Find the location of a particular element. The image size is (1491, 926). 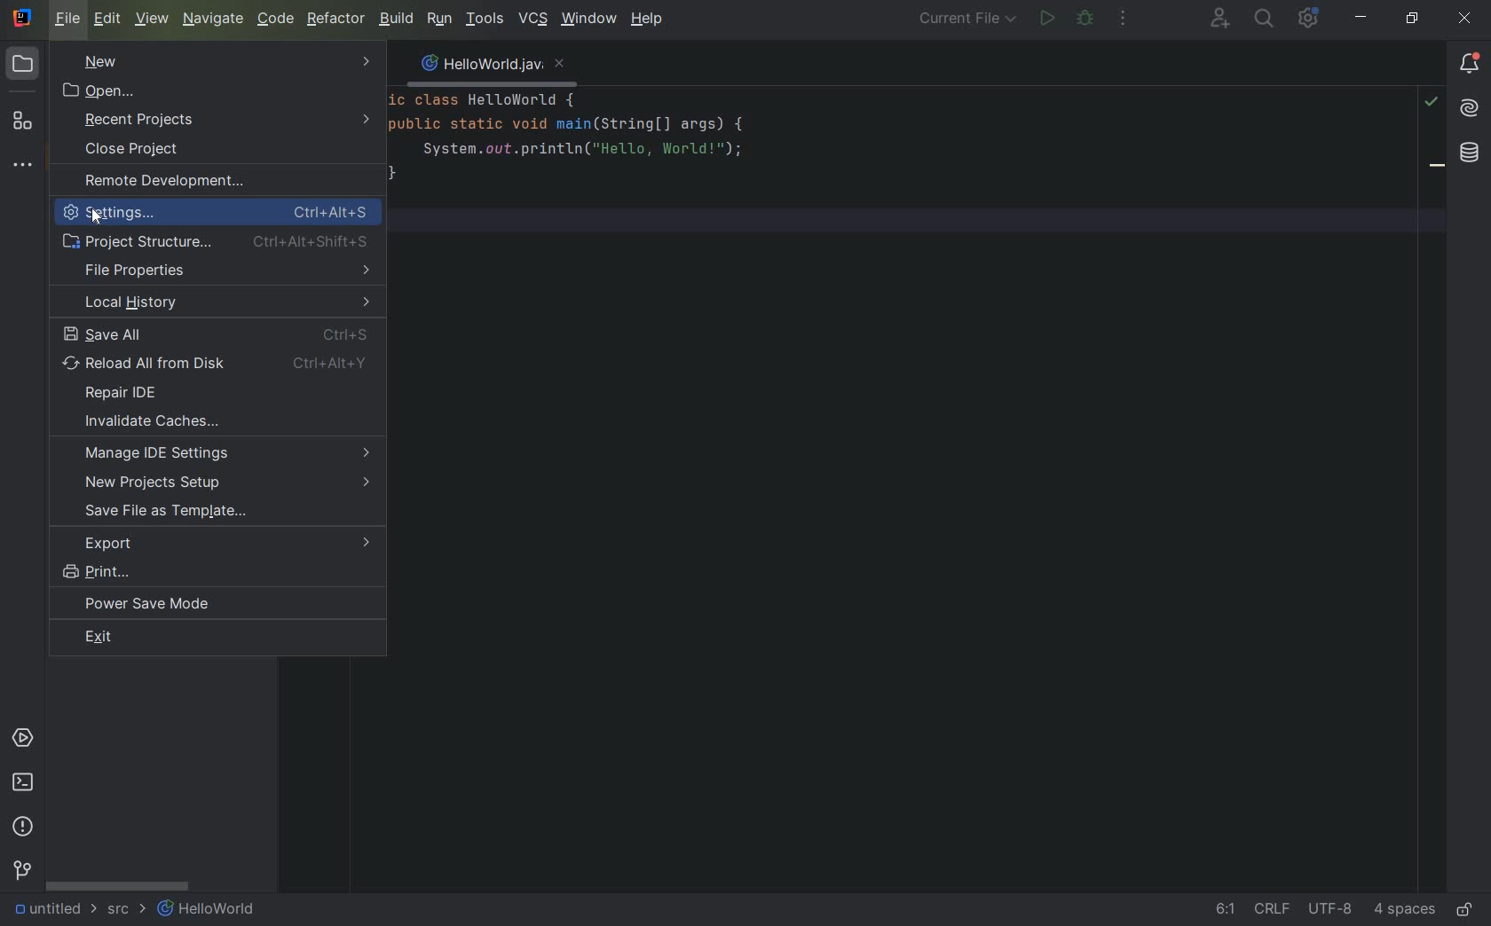

open is located at coordinates (104, 93).